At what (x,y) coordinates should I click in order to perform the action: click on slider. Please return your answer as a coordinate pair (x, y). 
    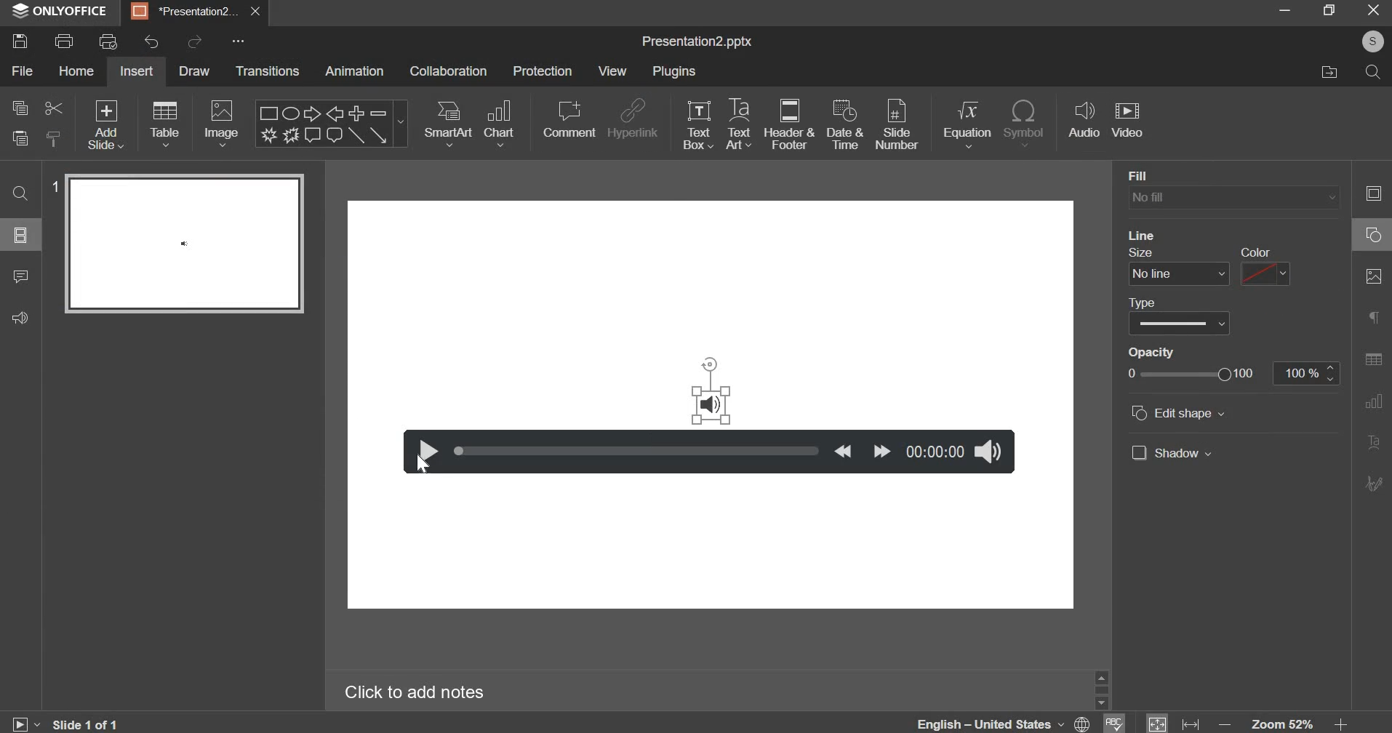
    Looking at the image, I should click on (638, 450).